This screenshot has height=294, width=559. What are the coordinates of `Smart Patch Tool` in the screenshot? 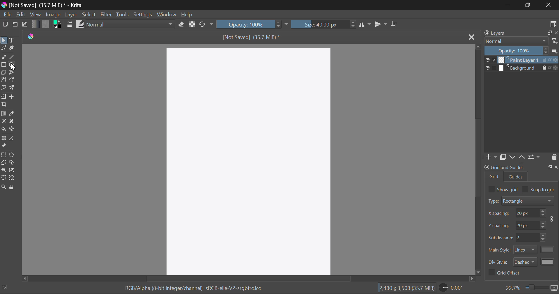 It's located at (12, 121).